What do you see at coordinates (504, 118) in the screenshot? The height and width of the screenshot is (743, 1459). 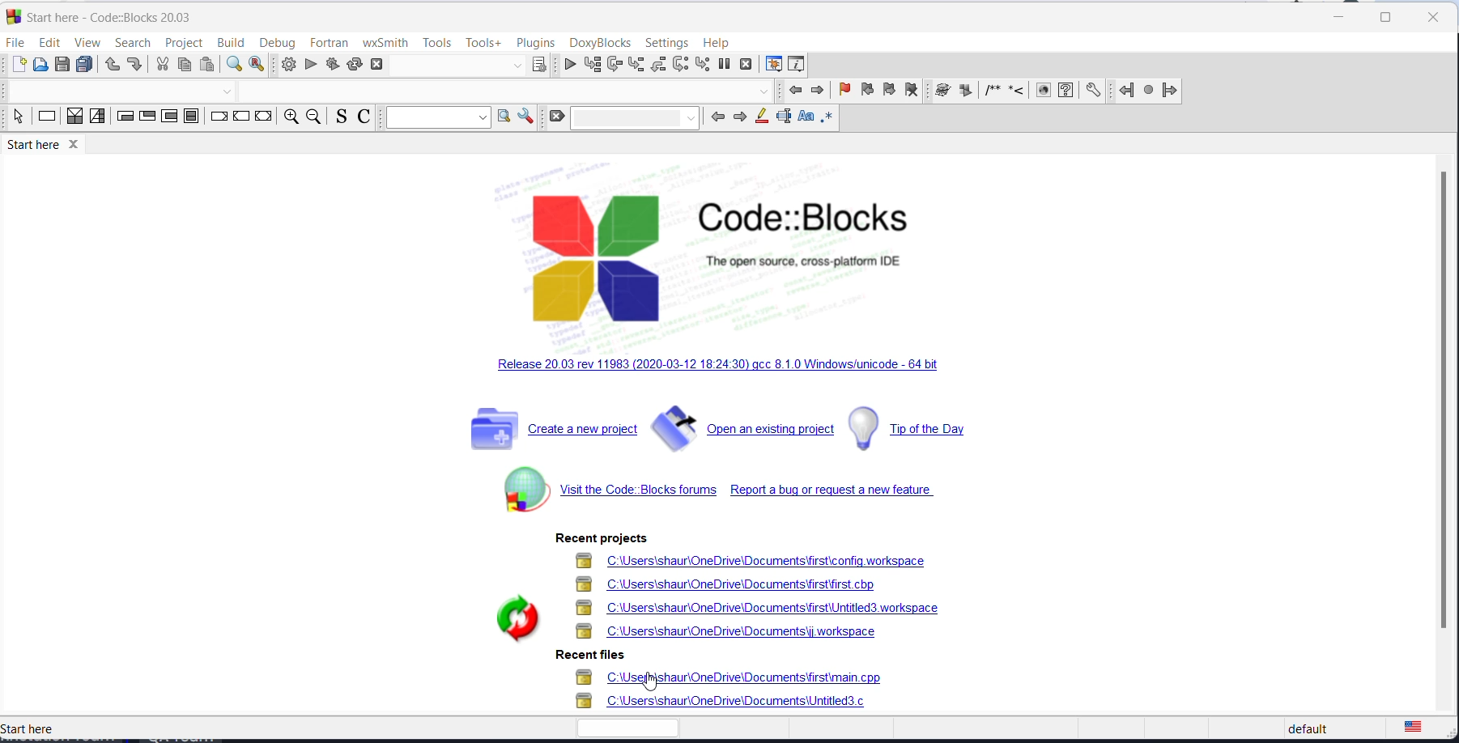 I see `open window` at bounding box center [504, 118].